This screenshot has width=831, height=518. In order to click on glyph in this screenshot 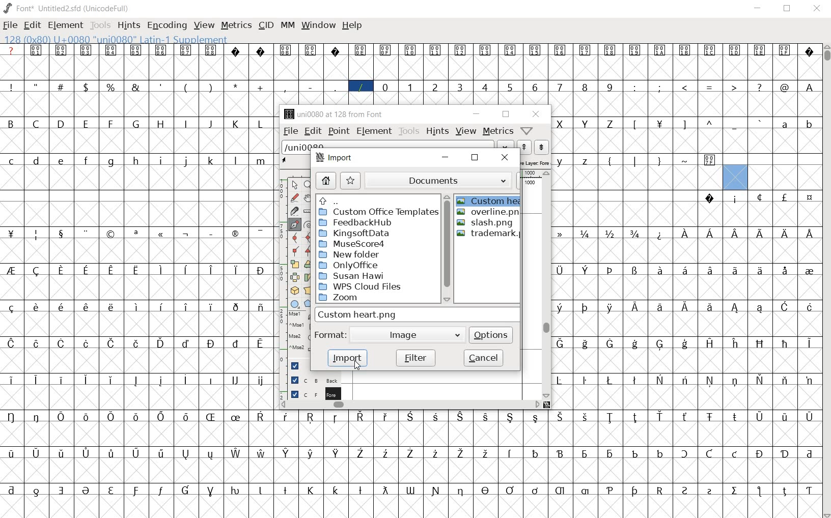, I will do `click(11, 270)`.